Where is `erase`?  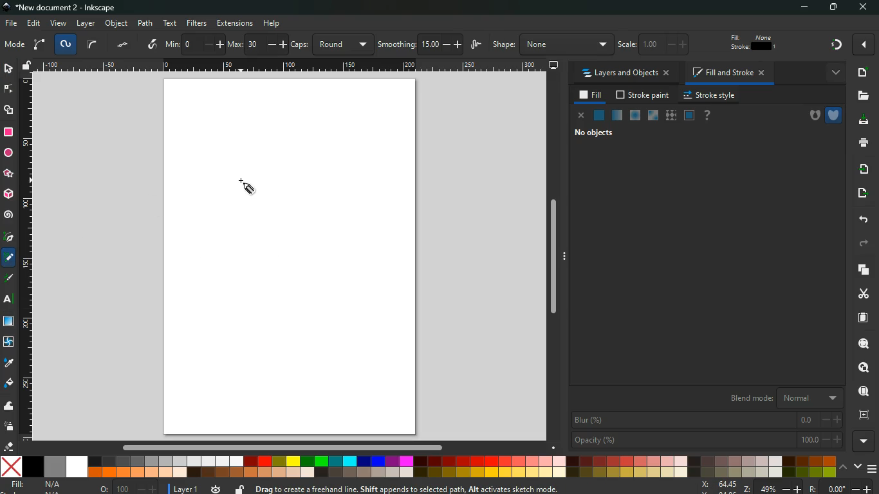
erase is located at coordinates (9, 447).